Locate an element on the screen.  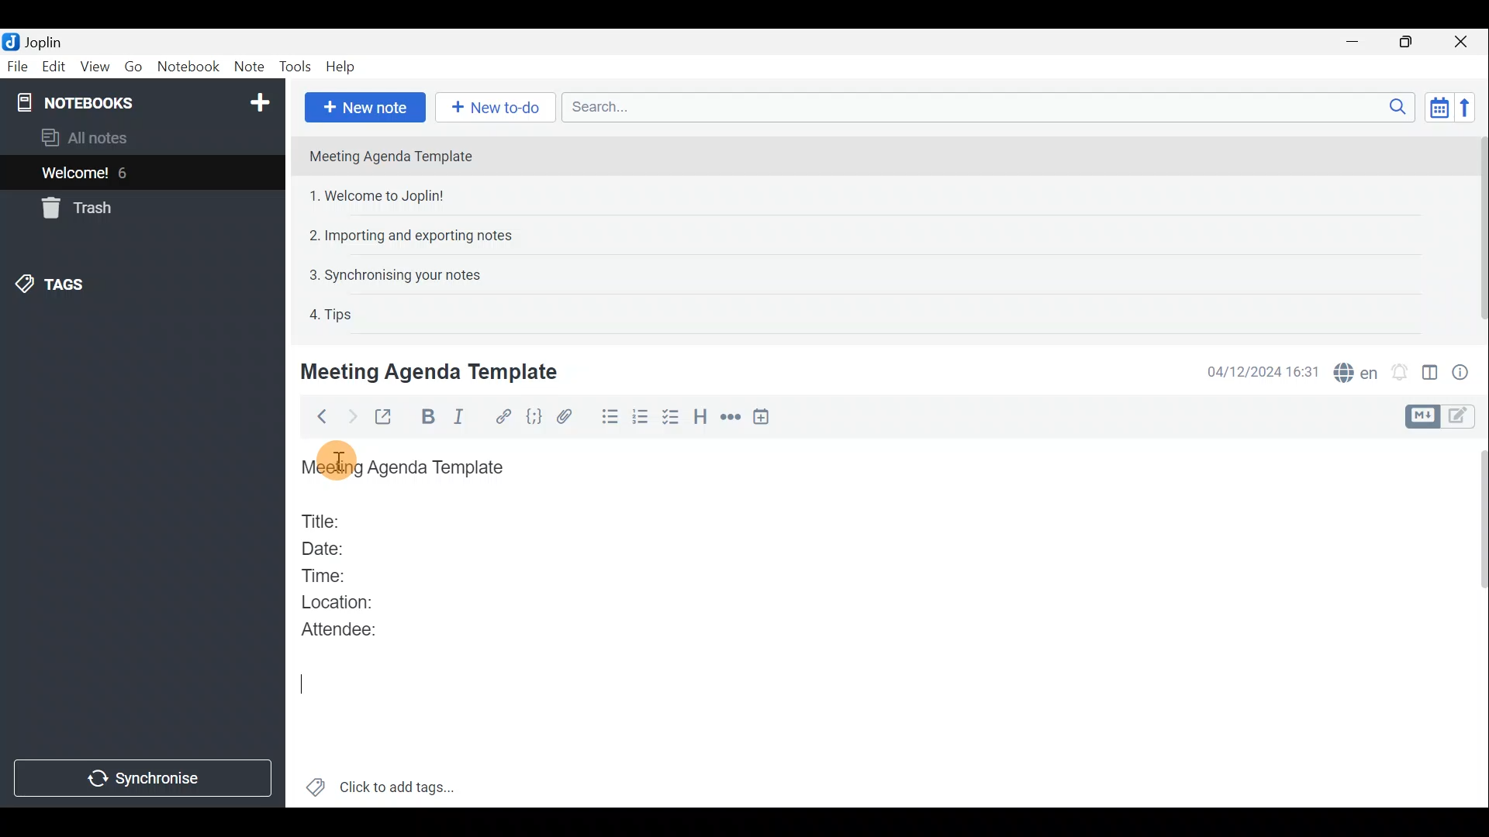
Spell checker is located at coordinates (1357, 370).